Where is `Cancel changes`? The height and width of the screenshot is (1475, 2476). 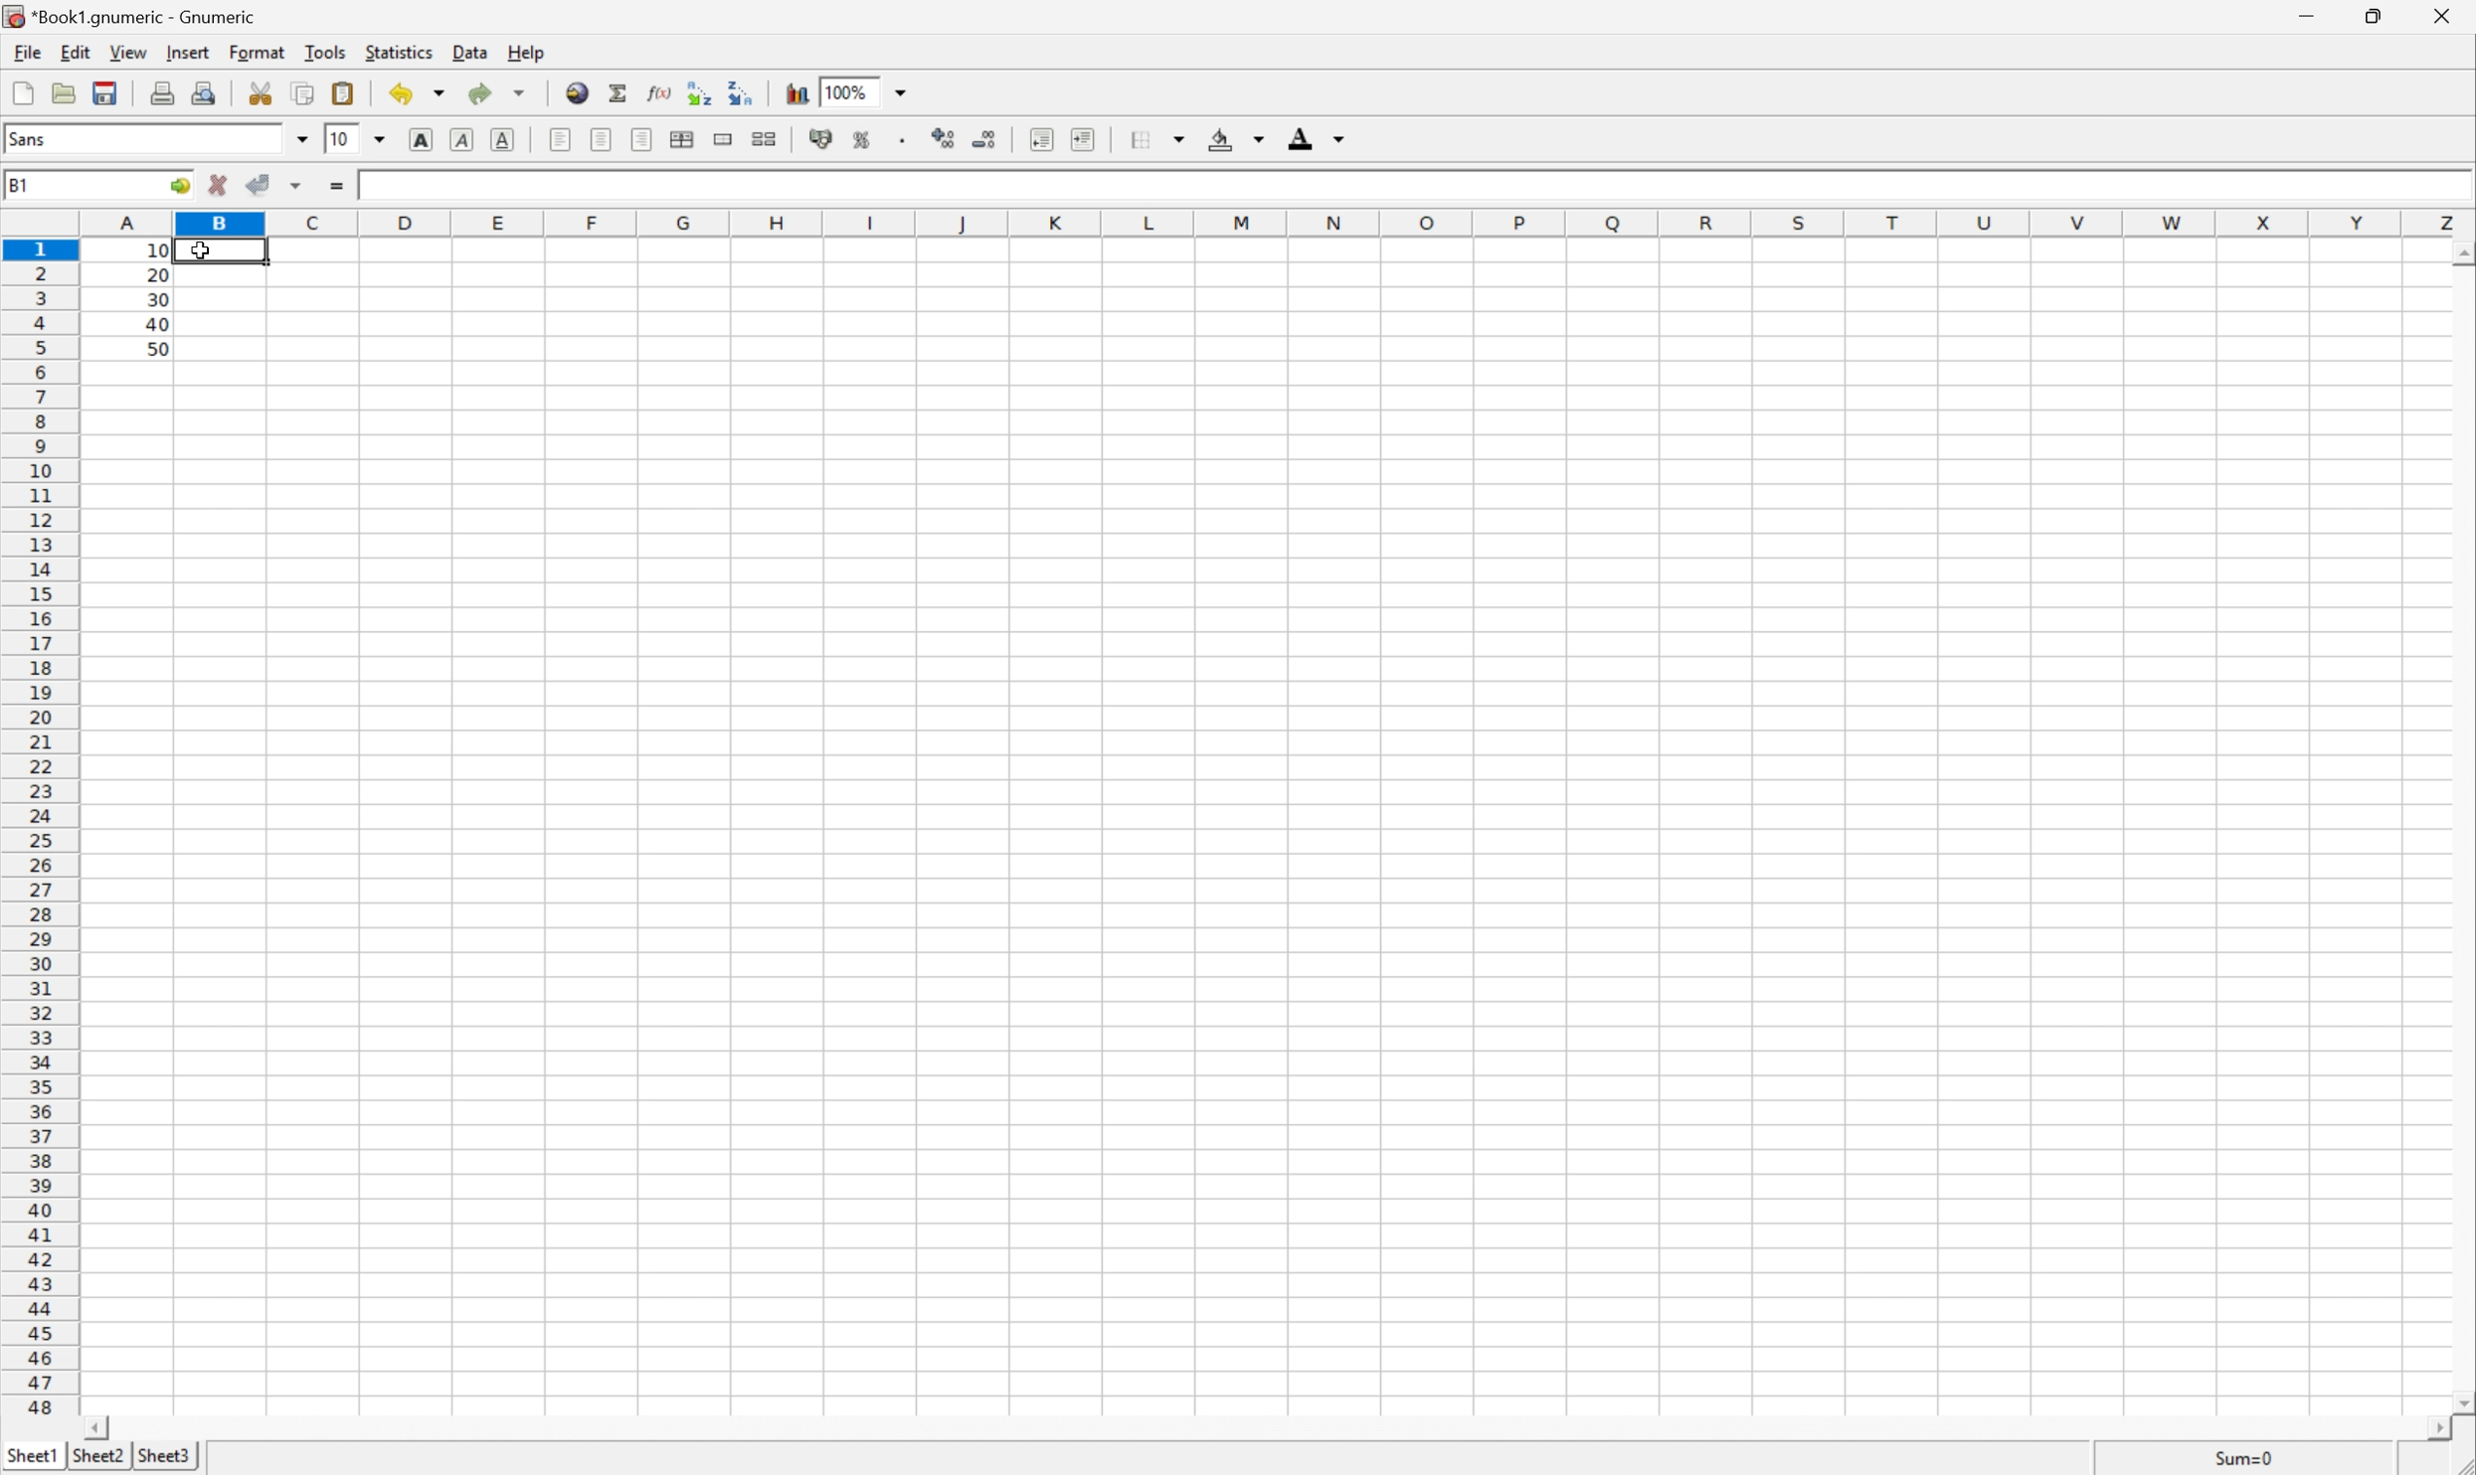 Cancel changes is located at coordinates (222, 187).